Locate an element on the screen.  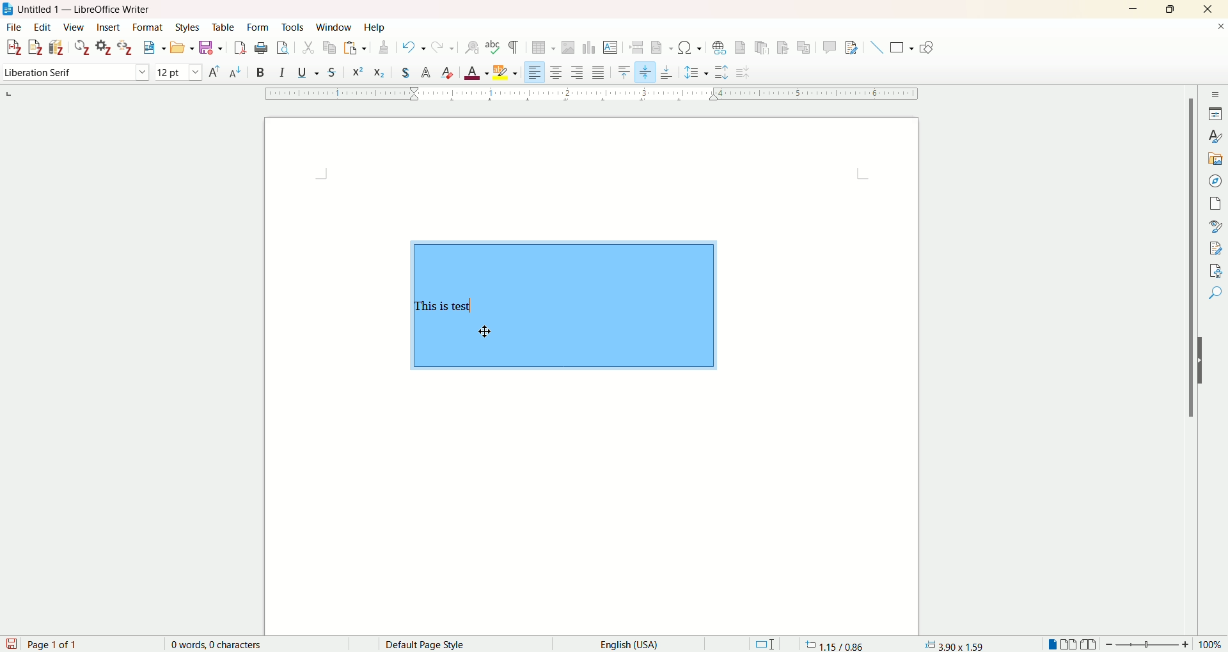
save is located at coordinates (211, 47).